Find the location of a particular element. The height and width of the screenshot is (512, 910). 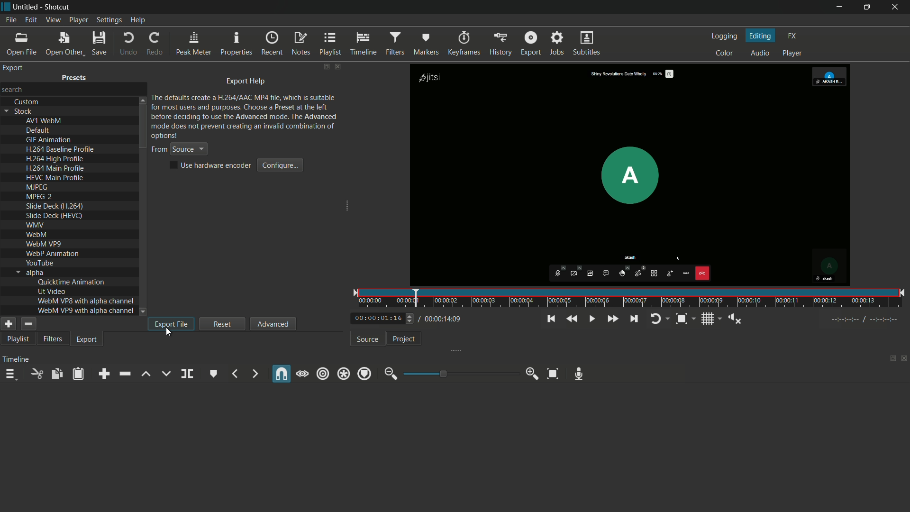

peak meter is located at coordinates (193, 45).